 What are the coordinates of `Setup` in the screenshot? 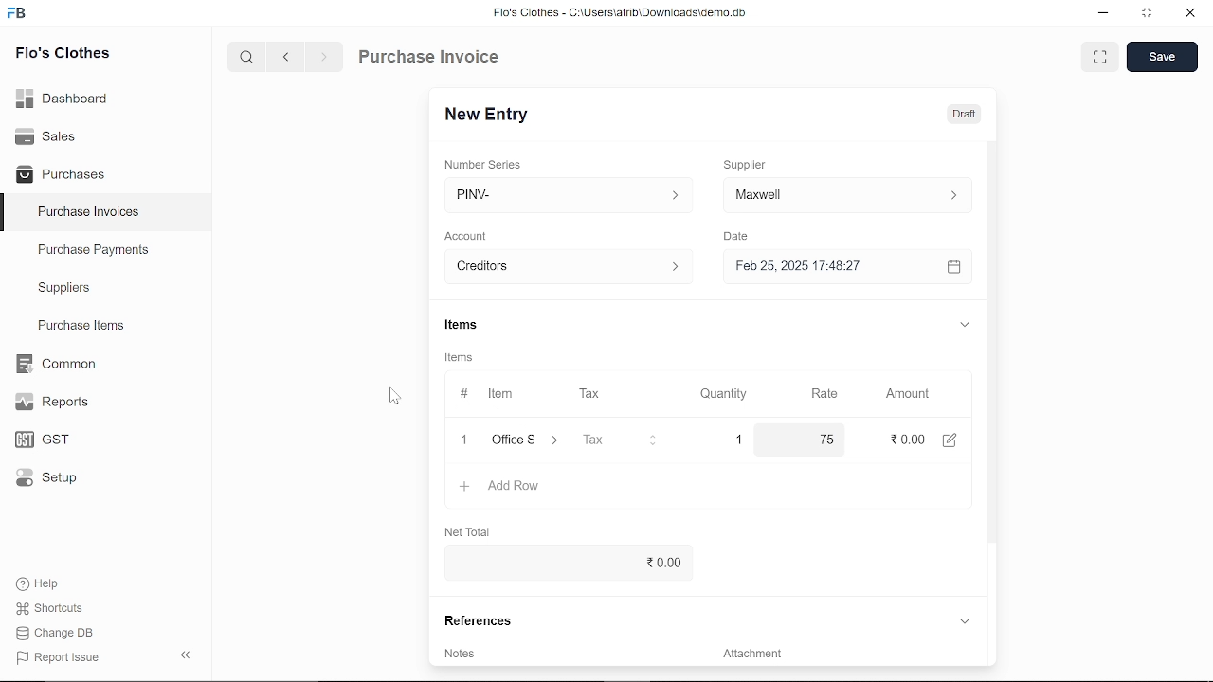 It's located at (42, 481).